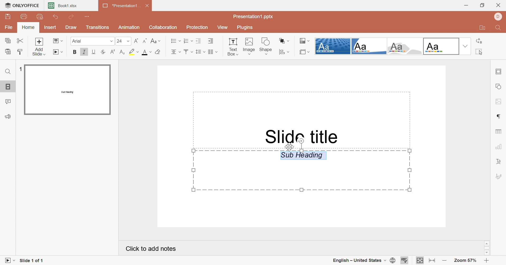 Image resolution: width=506 pixels, height=265 pixels. What do you see at coordinates (57, 17) in the screenshot?
I see `Undo` at bounding box center [57, 17].